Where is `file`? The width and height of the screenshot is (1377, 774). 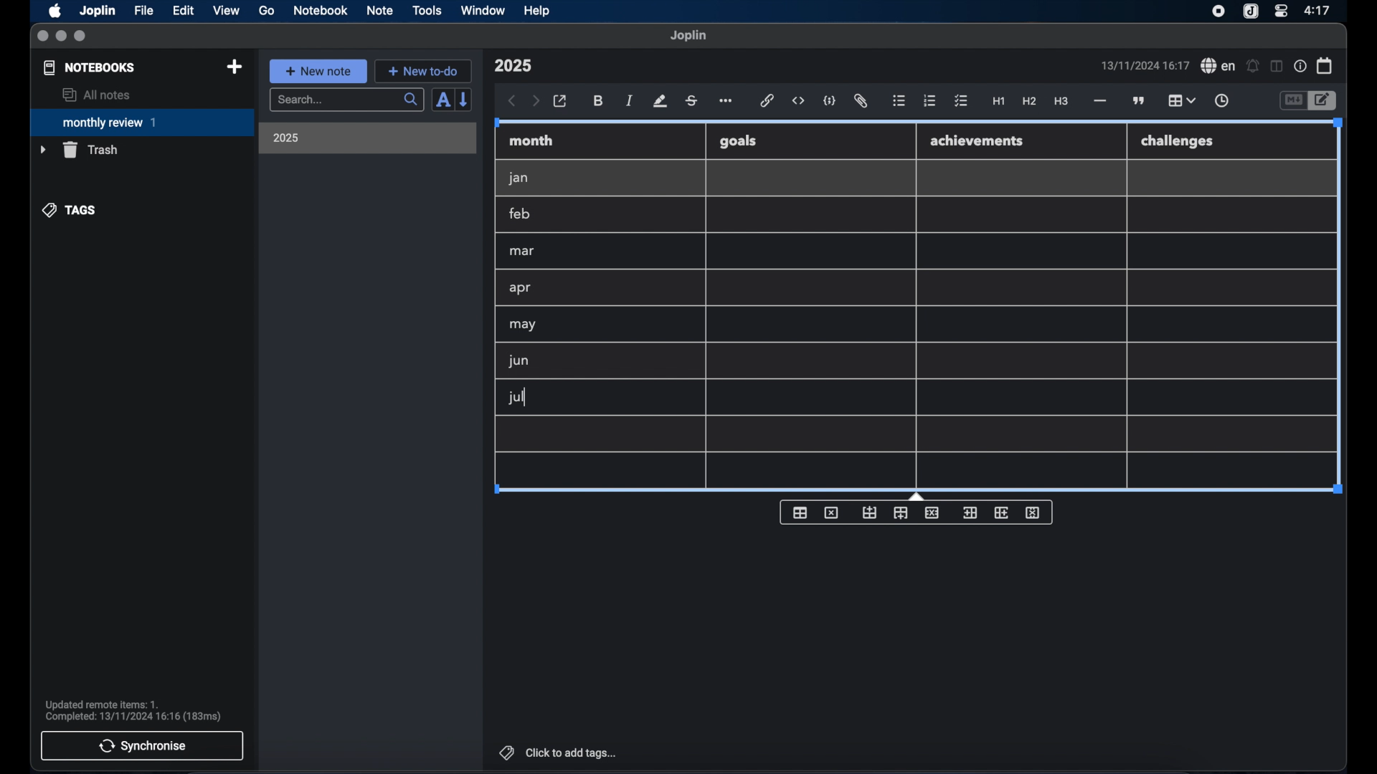
file is located at coordinates (143, 11).